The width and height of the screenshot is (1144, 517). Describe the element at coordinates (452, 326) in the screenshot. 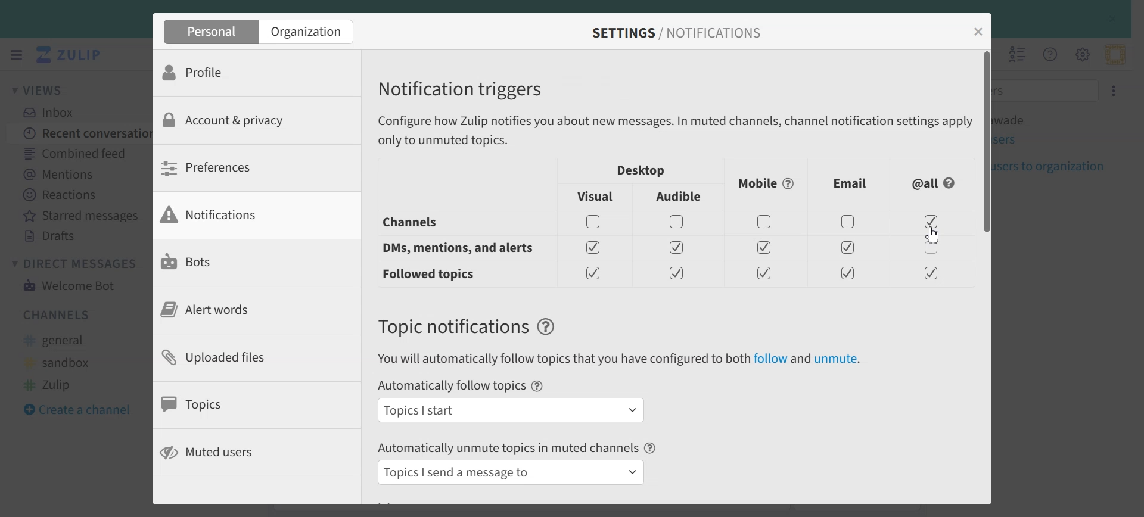

I see `Text` at that location.